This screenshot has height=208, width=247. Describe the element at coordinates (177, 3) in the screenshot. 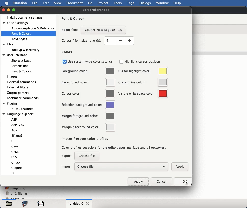

I see `help` at that location.